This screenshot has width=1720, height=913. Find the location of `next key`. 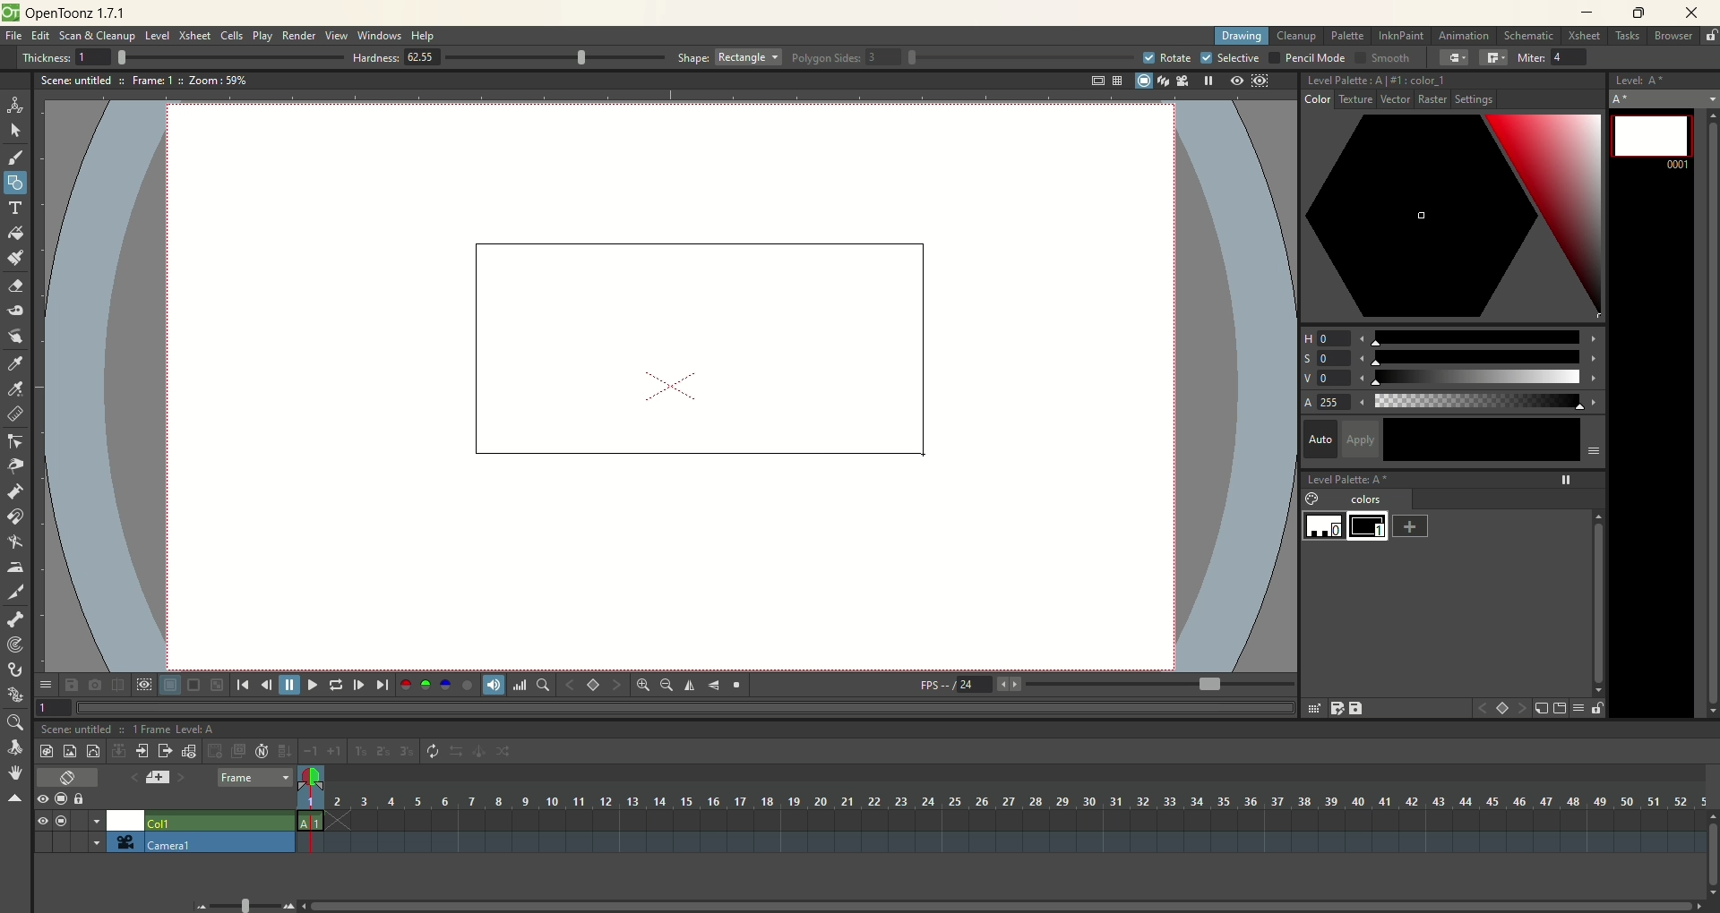

next key is located at coordinates (1523, 709).